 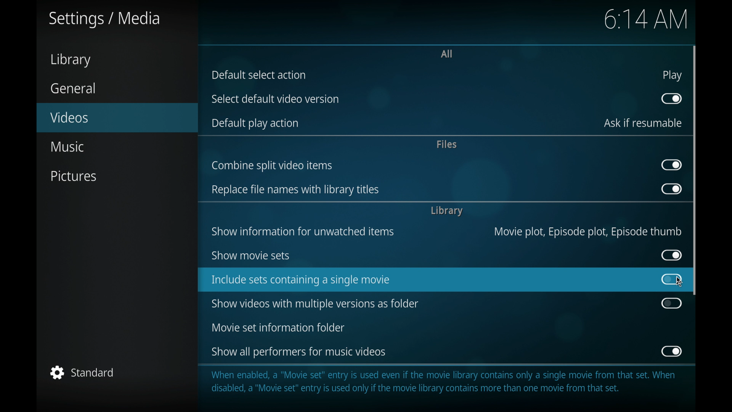 What do you see at coordinates (671, 351) in the screenshot?
I see `toggle button` at bounding box center [671, 351].